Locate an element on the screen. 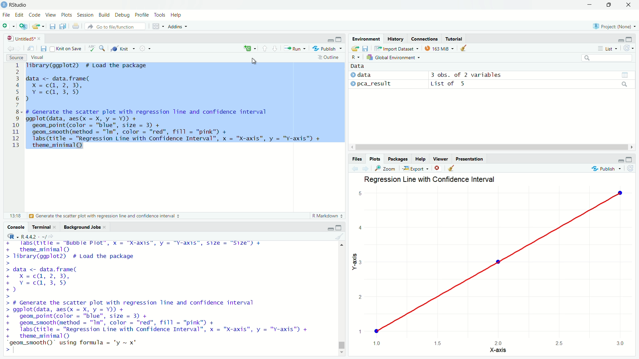  View the current working current directory is located at coordinates (51, 236).